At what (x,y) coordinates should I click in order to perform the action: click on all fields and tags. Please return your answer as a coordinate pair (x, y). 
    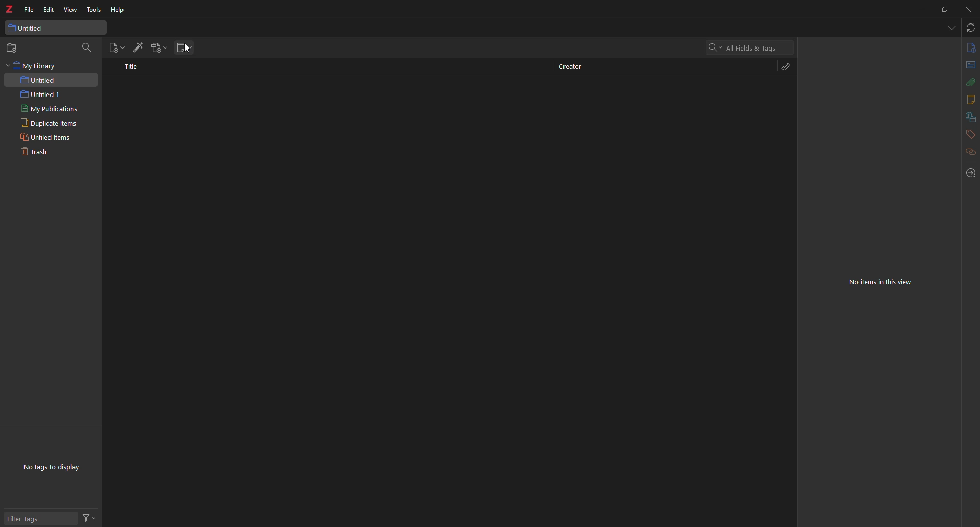
    Looking at the image, I should click on (745, 47).